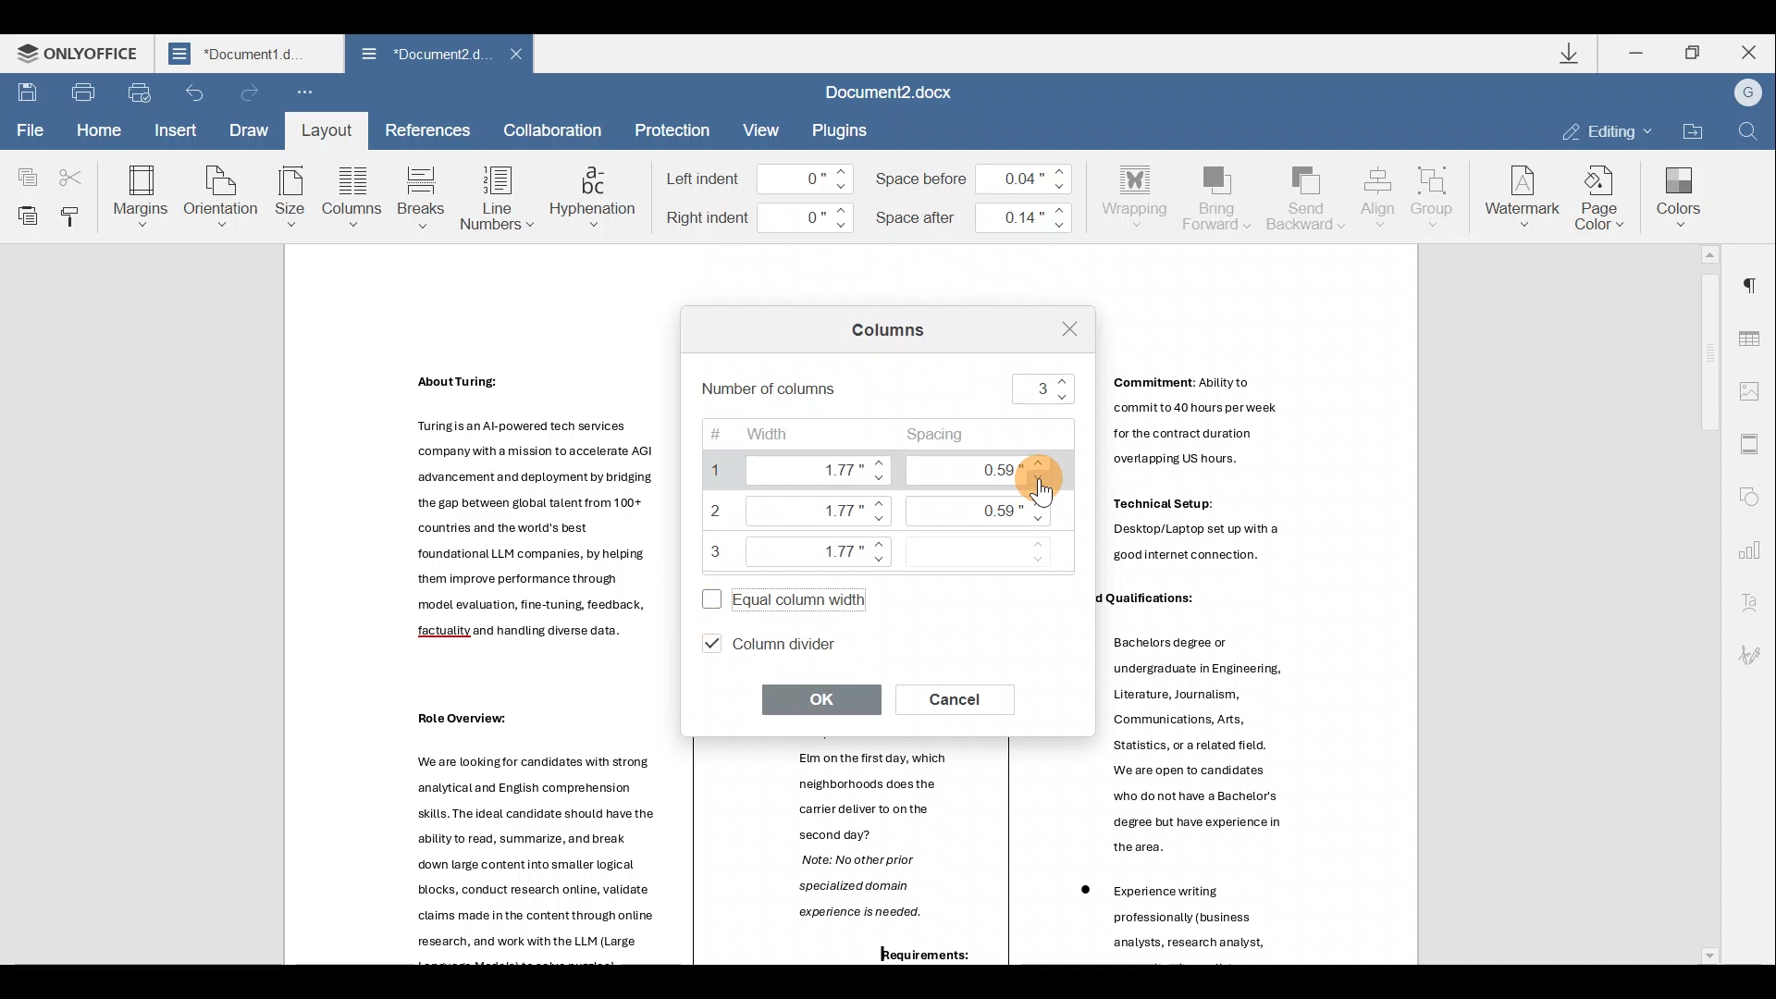  I want to click on Equal column width, so click(777, 594).